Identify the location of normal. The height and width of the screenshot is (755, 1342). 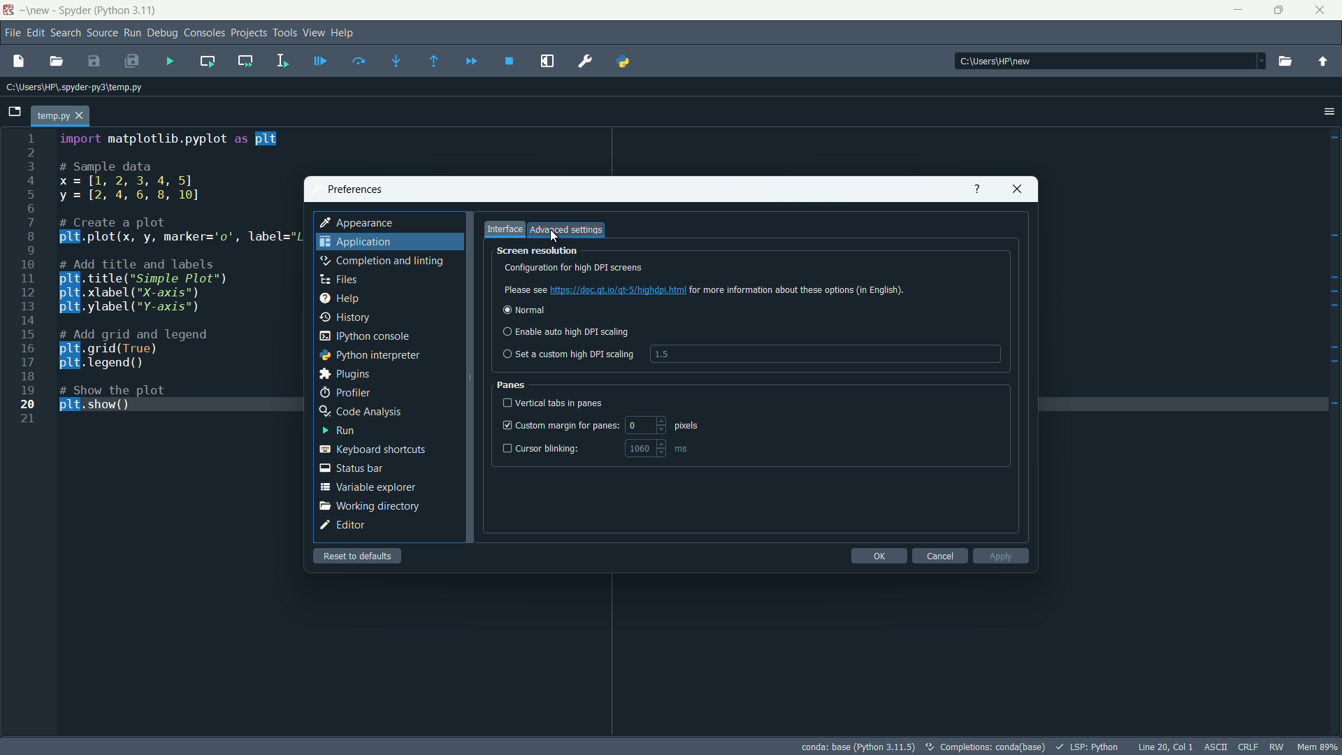
(523, 309).